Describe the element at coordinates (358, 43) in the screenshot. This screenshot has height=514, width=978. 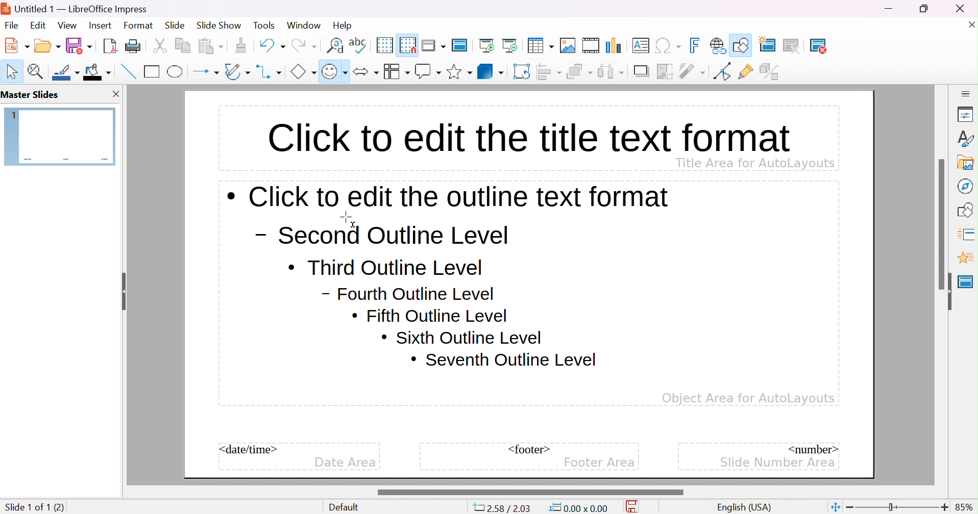
I see `spelling` at that location.